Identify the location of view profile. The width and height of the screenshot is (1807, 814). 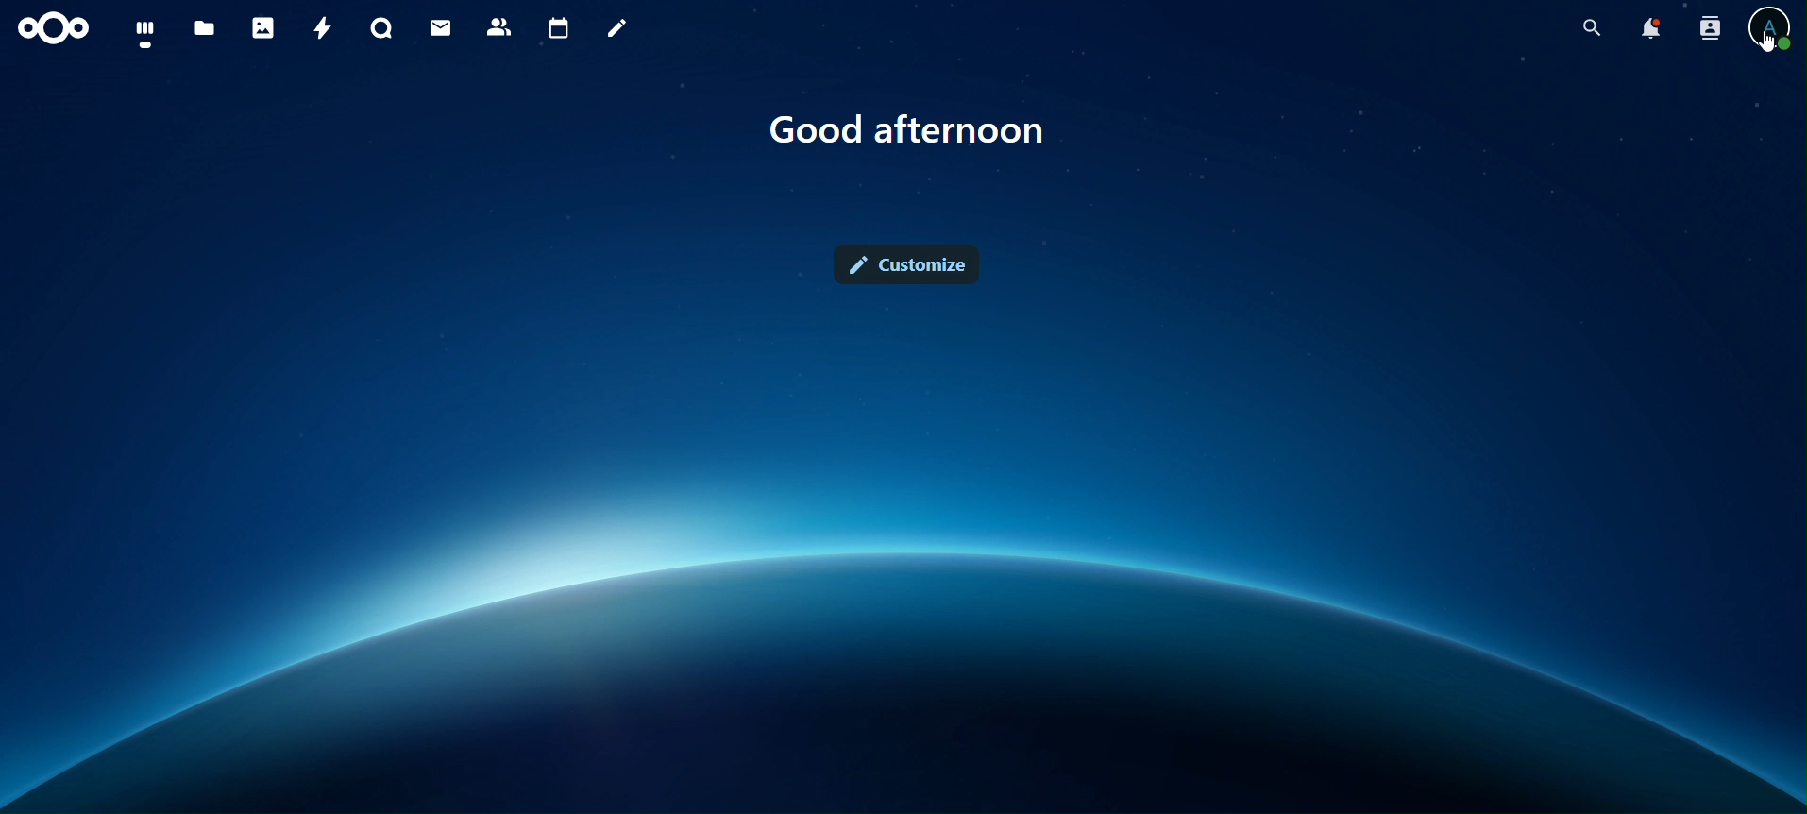
(1770, 25).